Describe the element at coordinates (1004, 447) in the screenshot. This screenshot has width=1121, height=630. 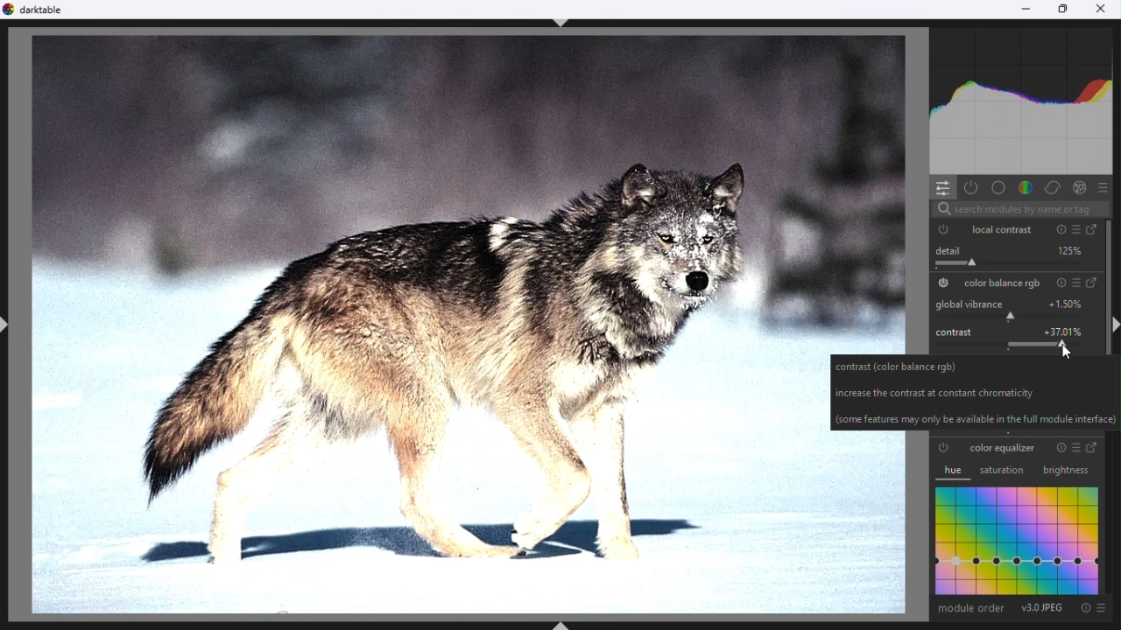
I see `color equalizer` at that location.